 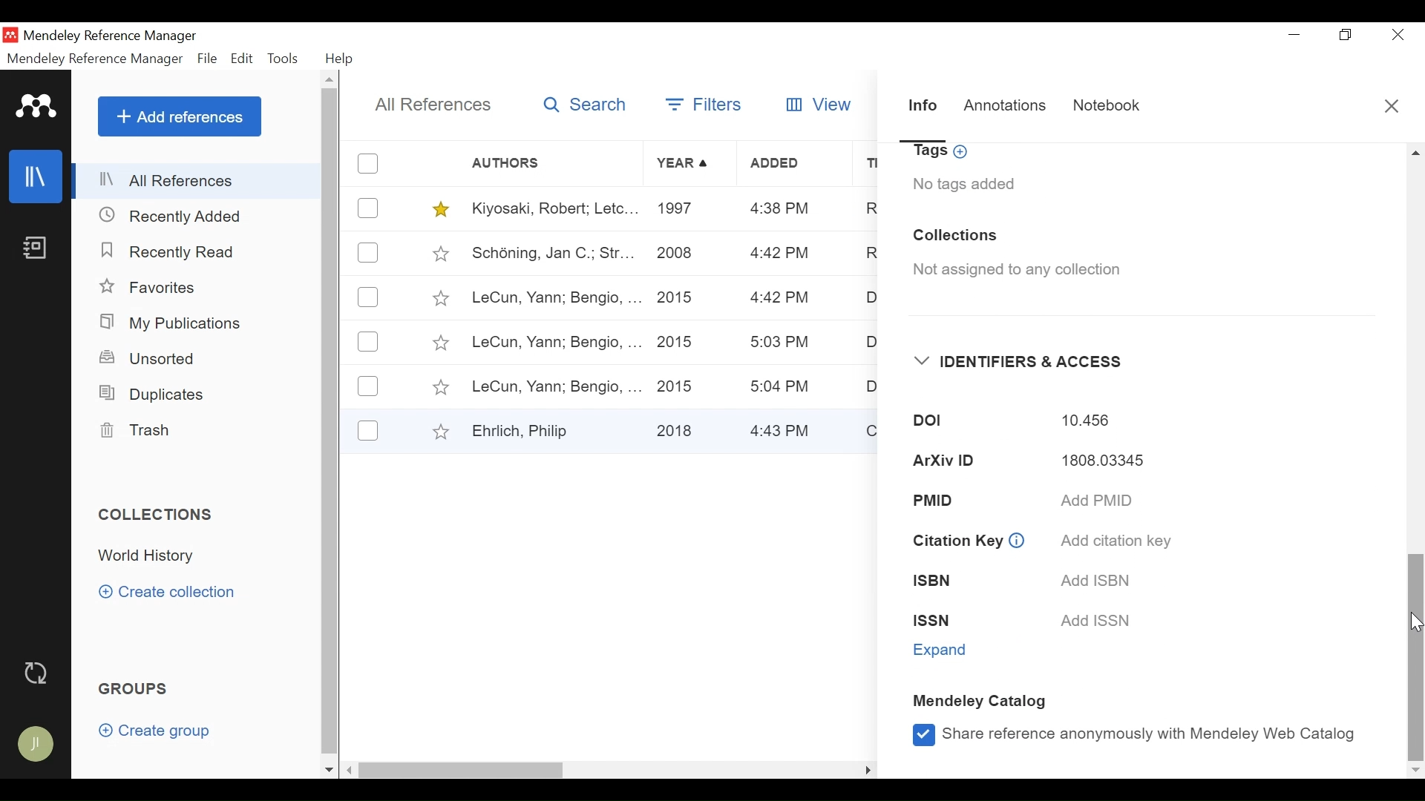 I want to click on Collections, so click(x=955, y=236).